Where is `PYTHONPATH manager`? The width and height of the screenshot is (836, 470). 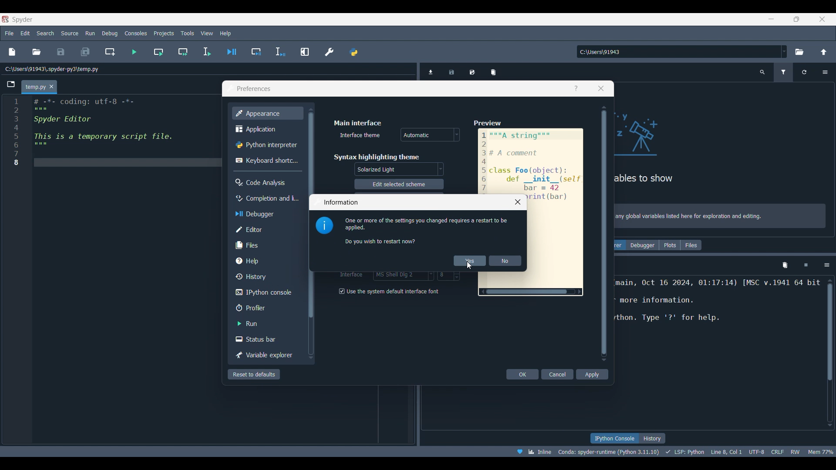 PYTHONPATH manager is located at coordinates (353, 50).